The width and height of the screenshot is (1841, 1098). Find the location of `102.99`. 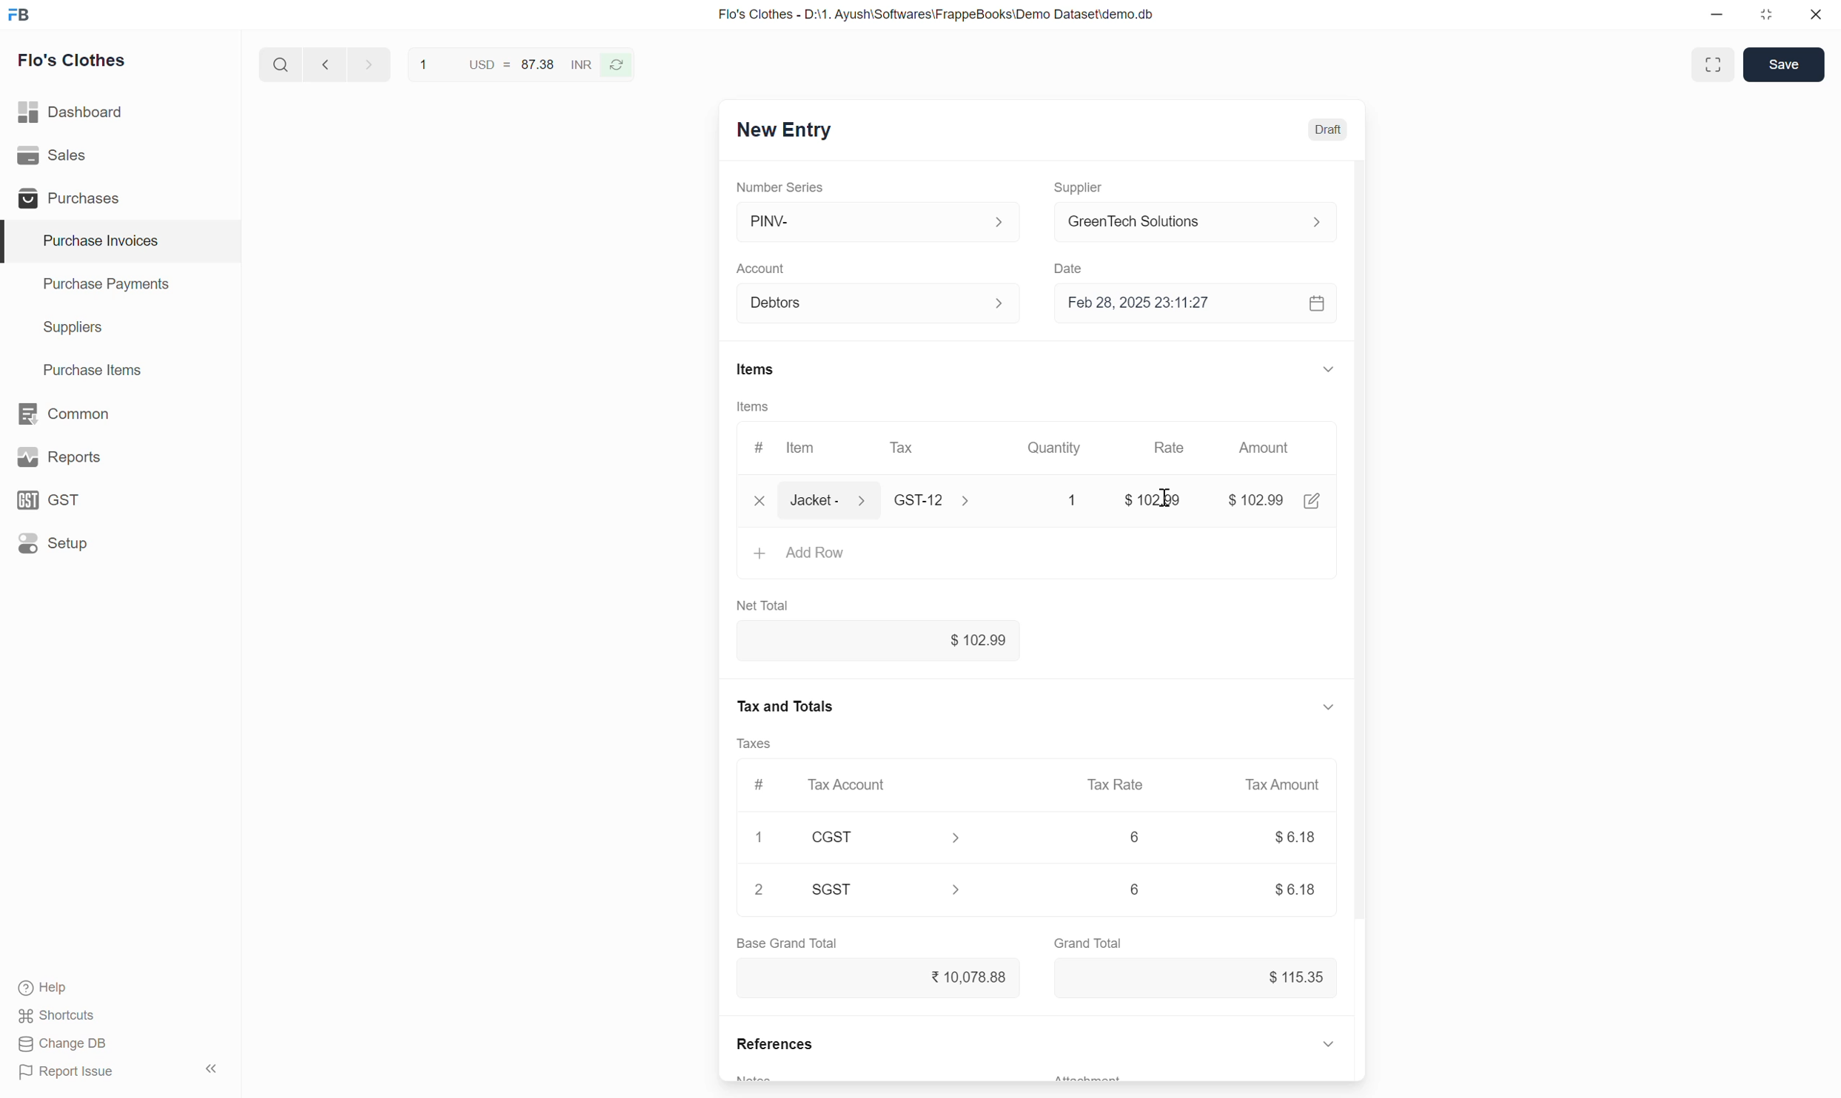

102.99 is located at coordinates (1144, 496).